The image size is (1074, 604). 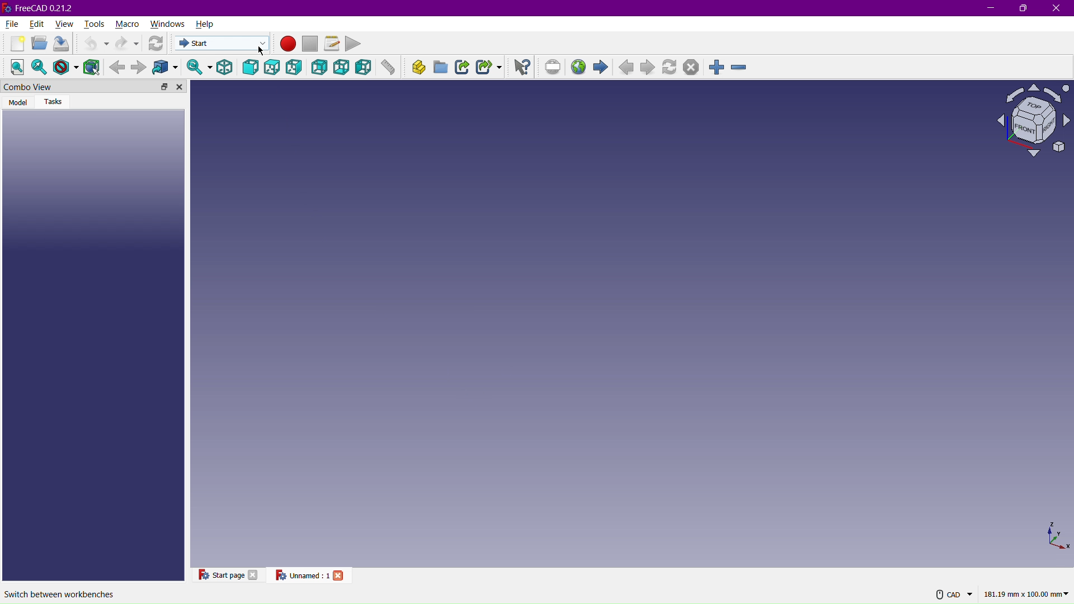 I want to click on Windows, so click(x=168, y=22).